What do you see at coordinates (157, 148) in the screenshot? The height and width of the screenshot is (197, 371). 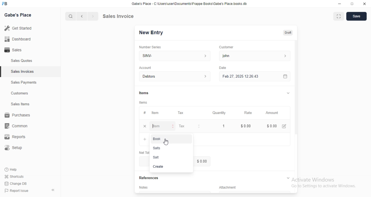 I see `Salts` at bounding box center [157, 148].